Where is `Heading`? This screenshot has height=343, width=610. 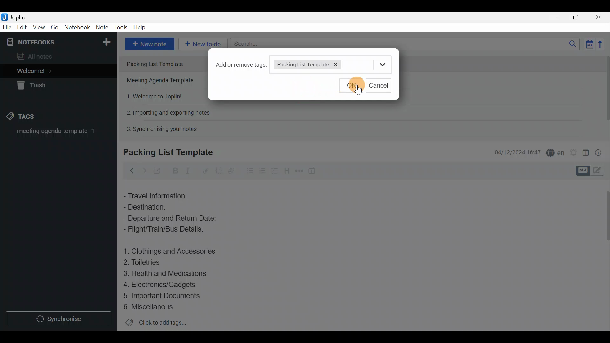
Heading is located at coordinates (288, 170).